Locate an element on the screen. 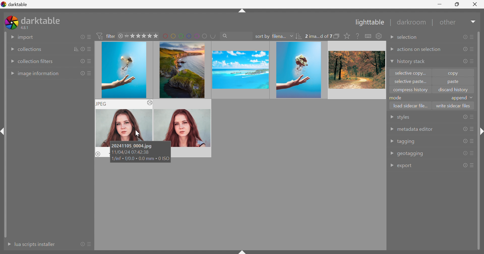  reset is located at coordinates (465, 129).